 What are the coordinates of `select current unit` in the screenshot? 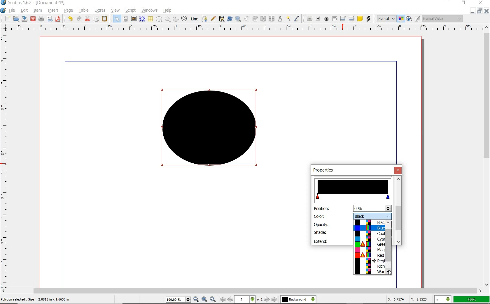 It's located at (442, 299).